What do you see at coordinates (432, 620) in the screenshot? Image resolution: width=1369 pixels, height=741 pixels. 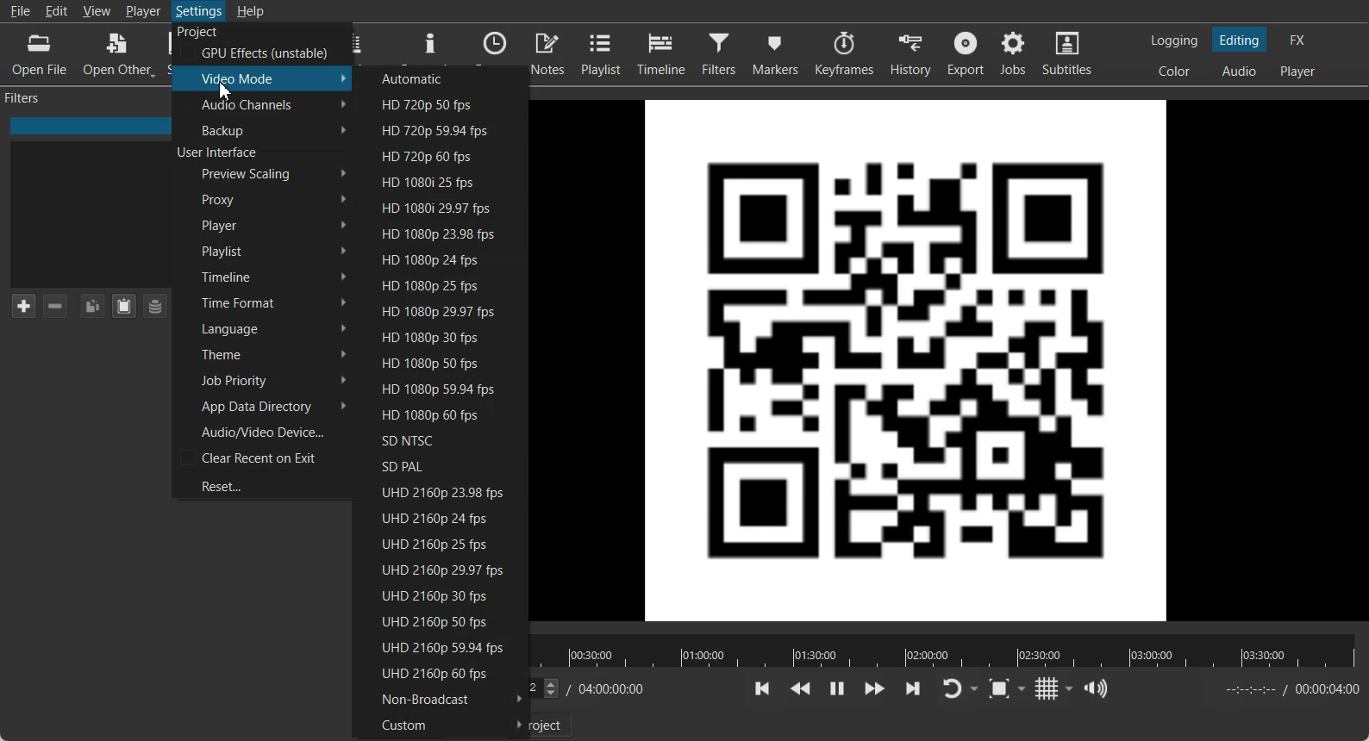 I see `UHD 2160p 50 fps` at bounding box center [432, 620].